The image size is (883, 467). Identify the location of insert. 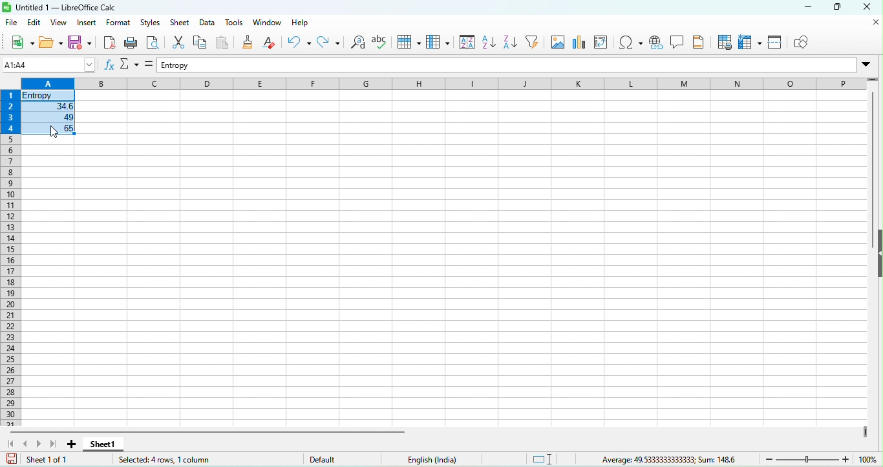
(87, 24).